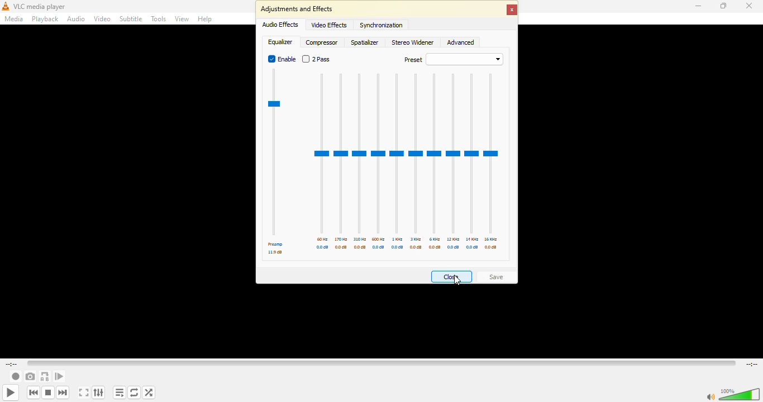 Image resolution: width=763 pixels, height=402 pixels. I want to click on random, so click(149, 391).